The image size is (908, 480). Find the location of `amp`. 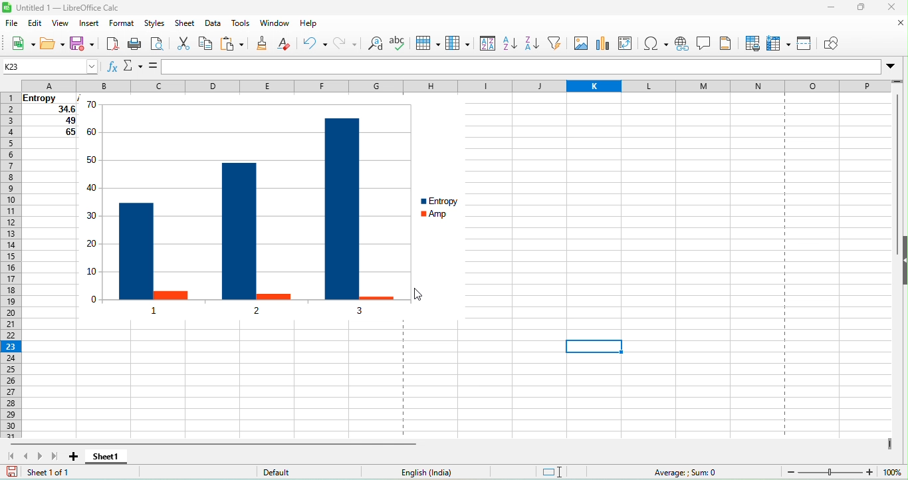

amp is located at coordinates (448, 217).